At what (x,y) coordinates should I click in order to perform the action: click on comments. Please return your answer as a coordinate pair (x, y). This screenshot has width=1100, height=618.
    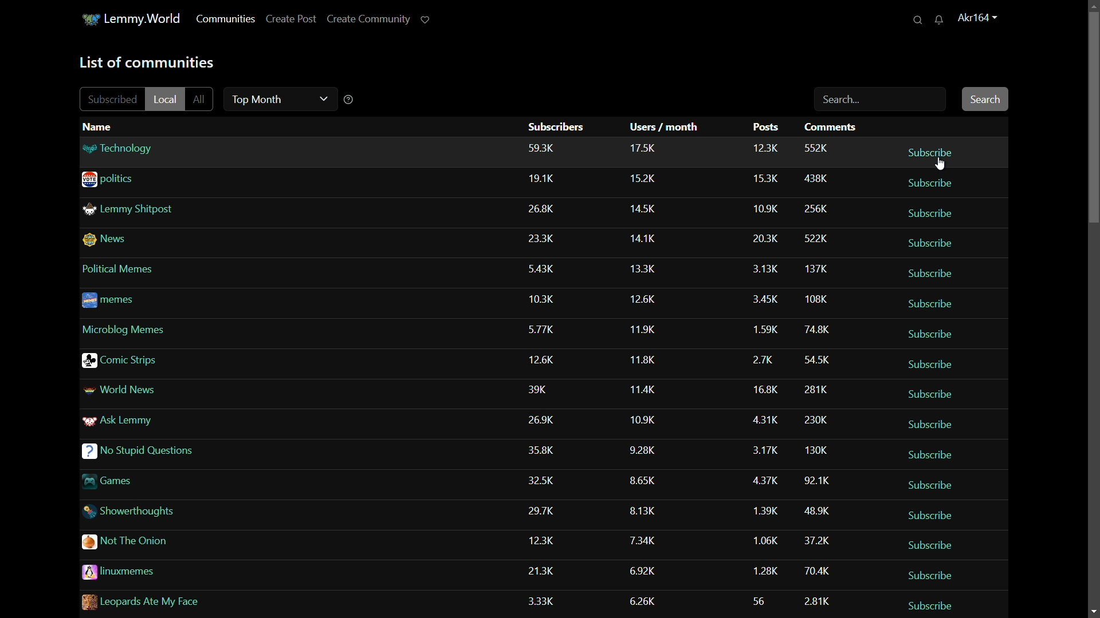
    Looking at the image, I should click on (816, 239).